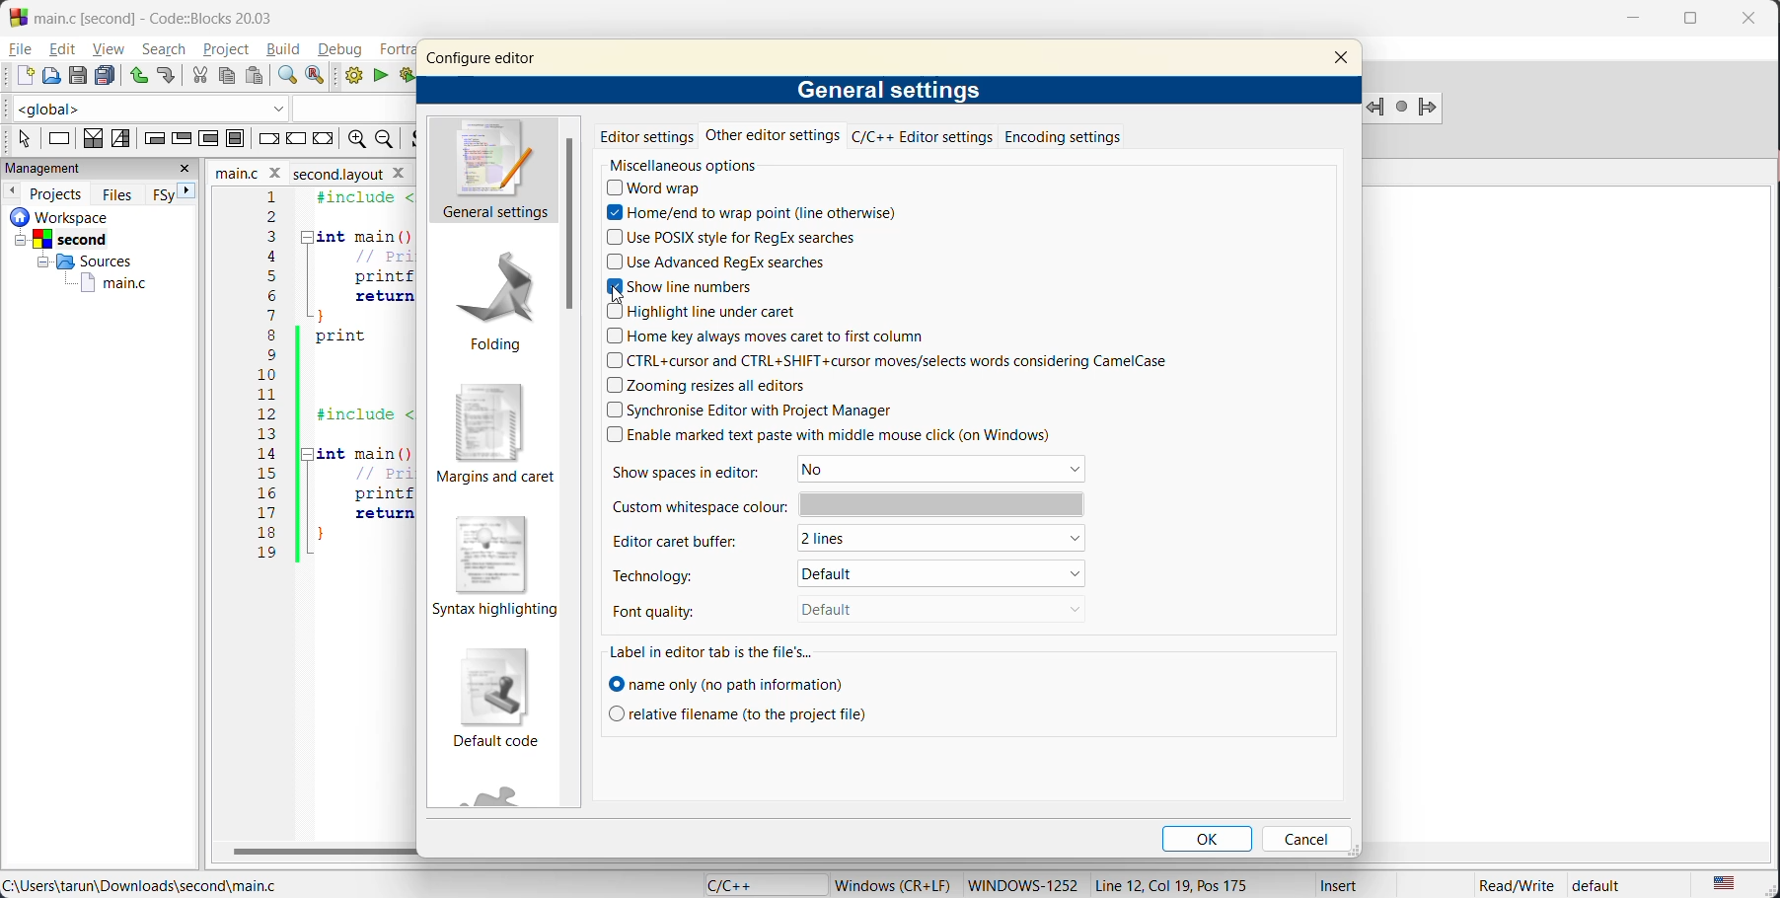 The height and width of the screenshot is (898, 1780). I want to click on Insert, so click(1342, 885).